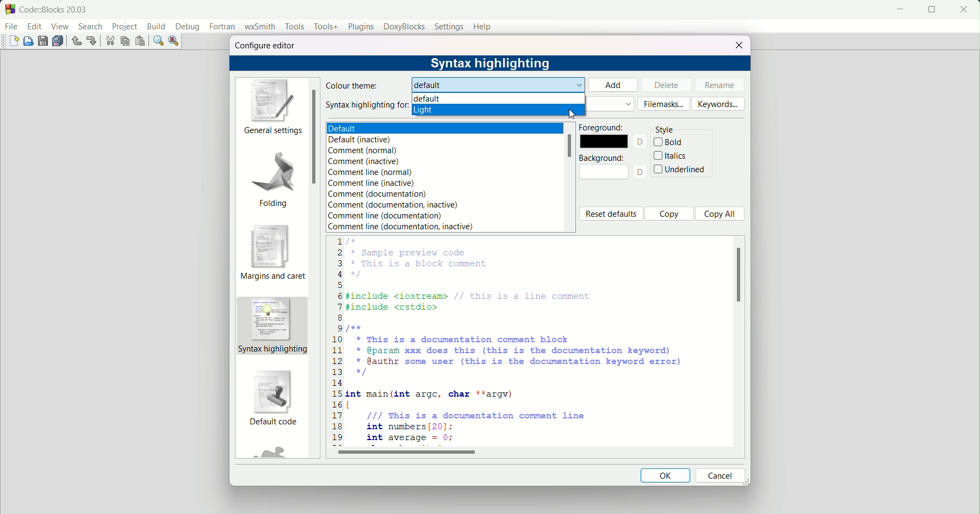  I want to click on foreground, so click(603, 127).